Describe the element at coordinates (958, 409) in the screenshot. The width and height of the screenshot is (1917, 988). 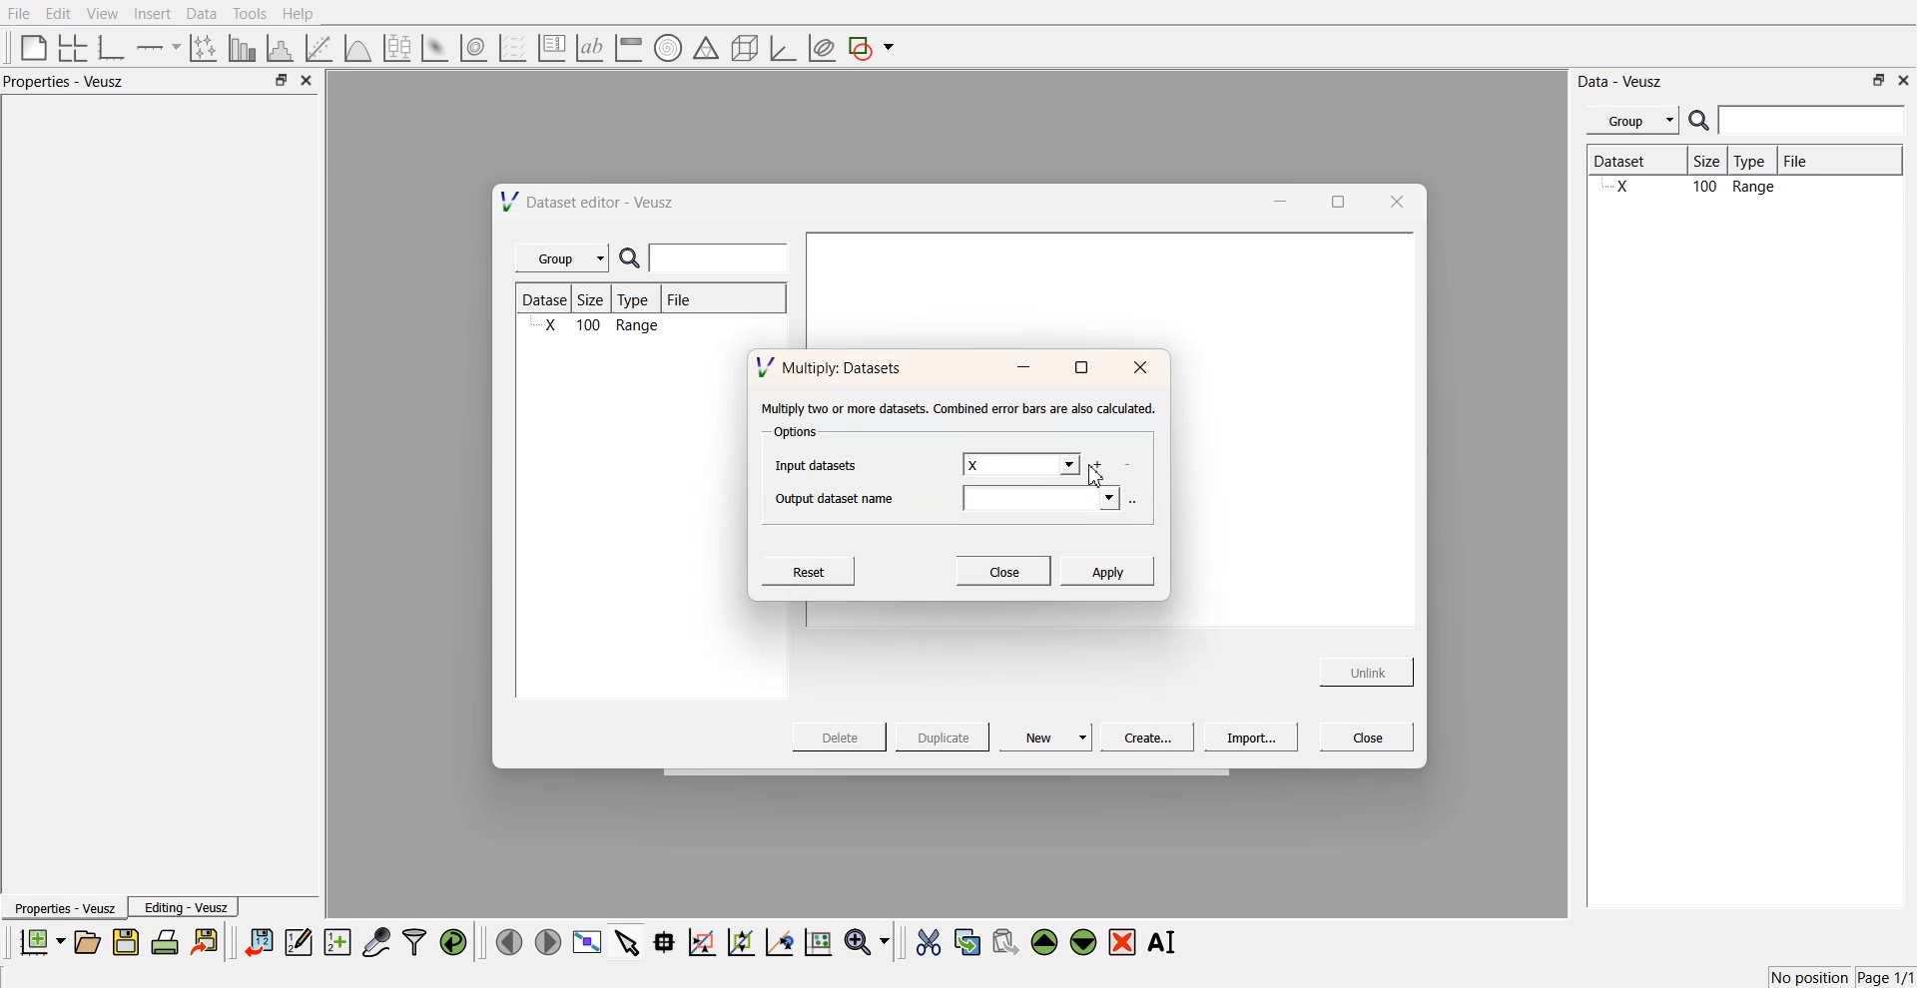
I see `‘Multiply two or more datasets. Combined error bars are also calculated.` at that location.